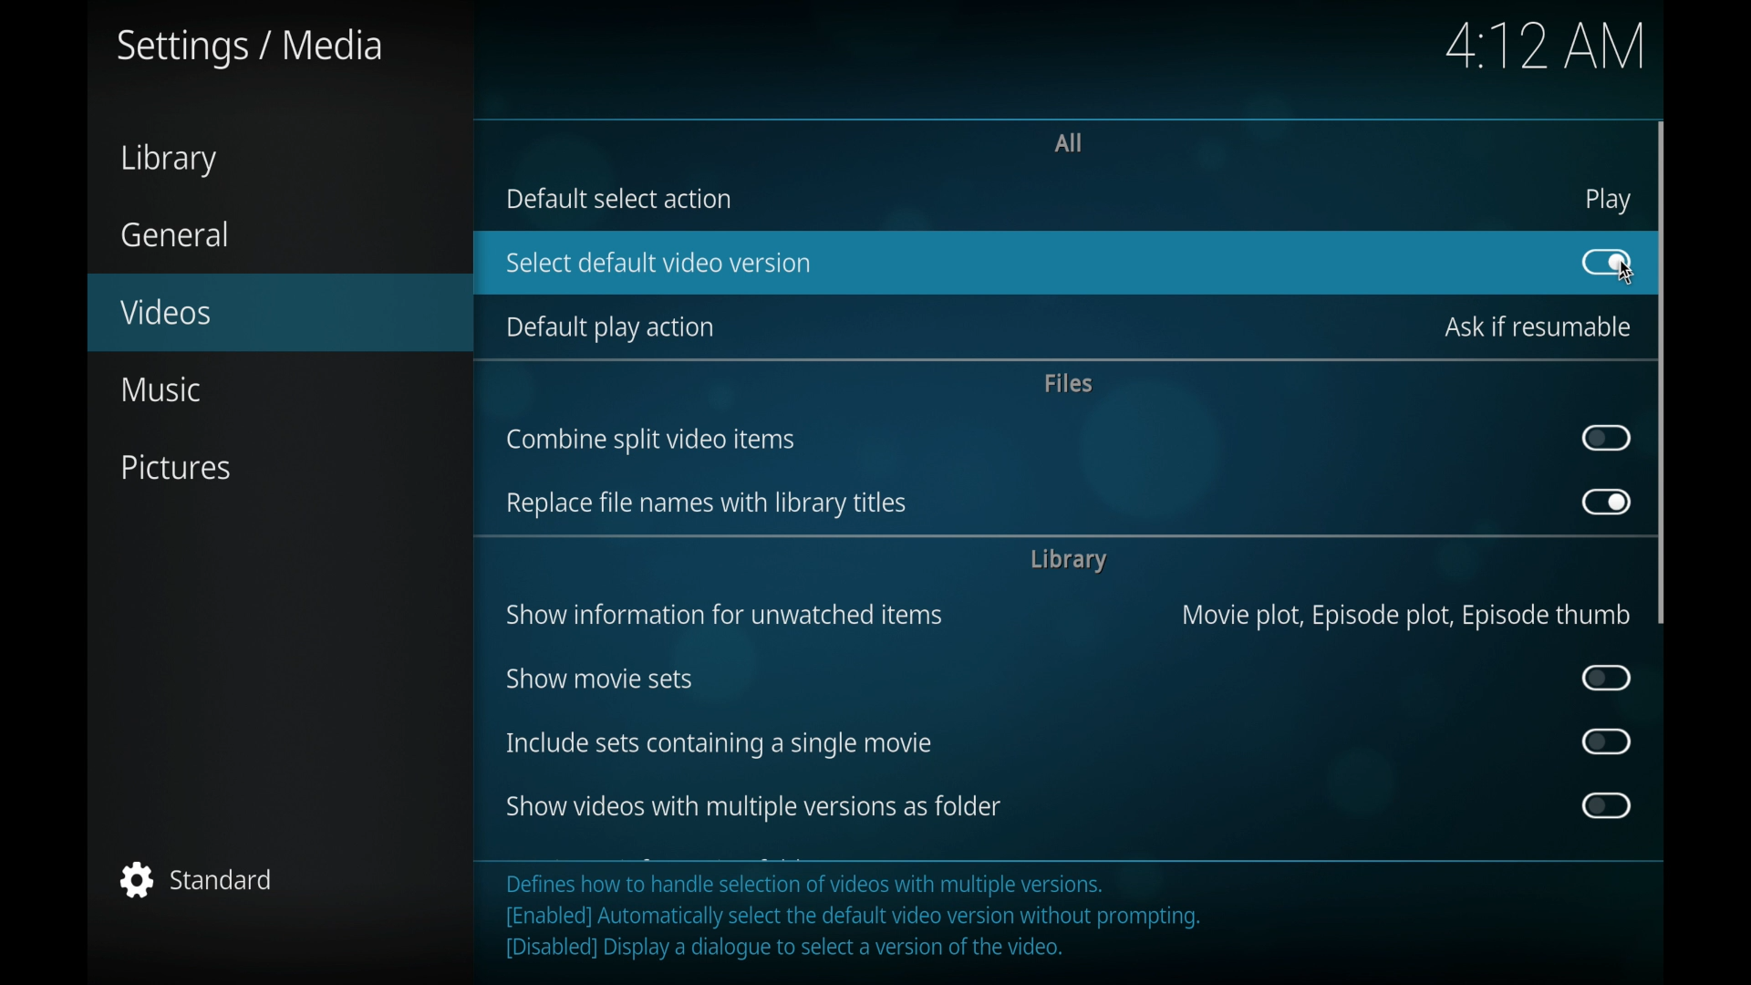  What do you see at coordinates (1069, 561) in the screenshot?
I see `library` at bounding box center [1069, 561].